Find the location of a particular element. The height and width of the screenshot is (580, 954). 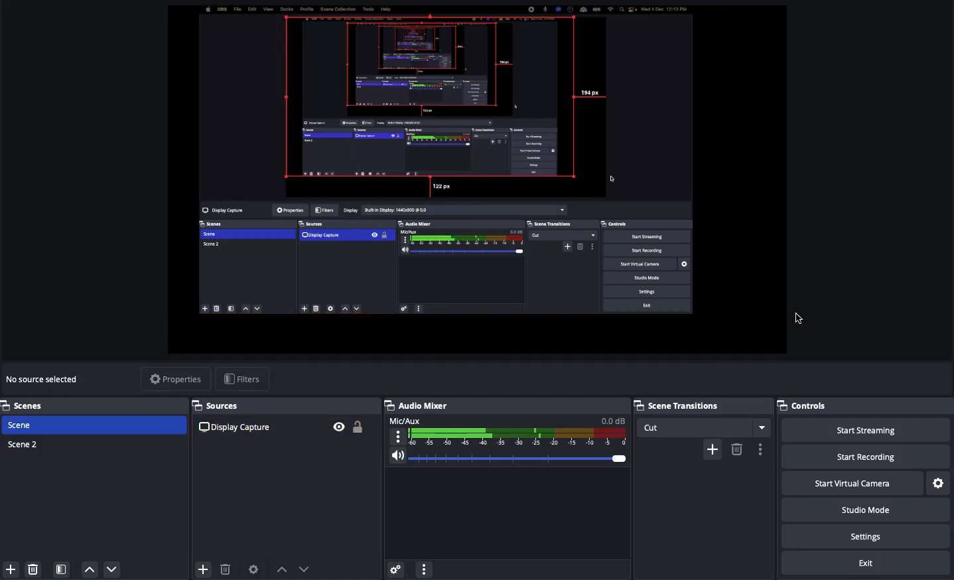

Delete is located at coordinates (736, 449).